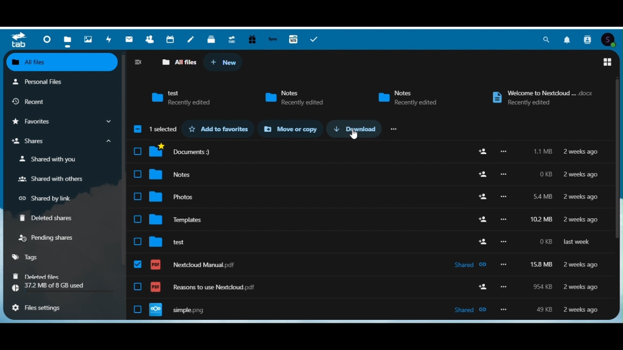 This screenshot has width=623, height=350. Describe the element at coordinates (369, 244) in the screenshot. I see `text` at that location.